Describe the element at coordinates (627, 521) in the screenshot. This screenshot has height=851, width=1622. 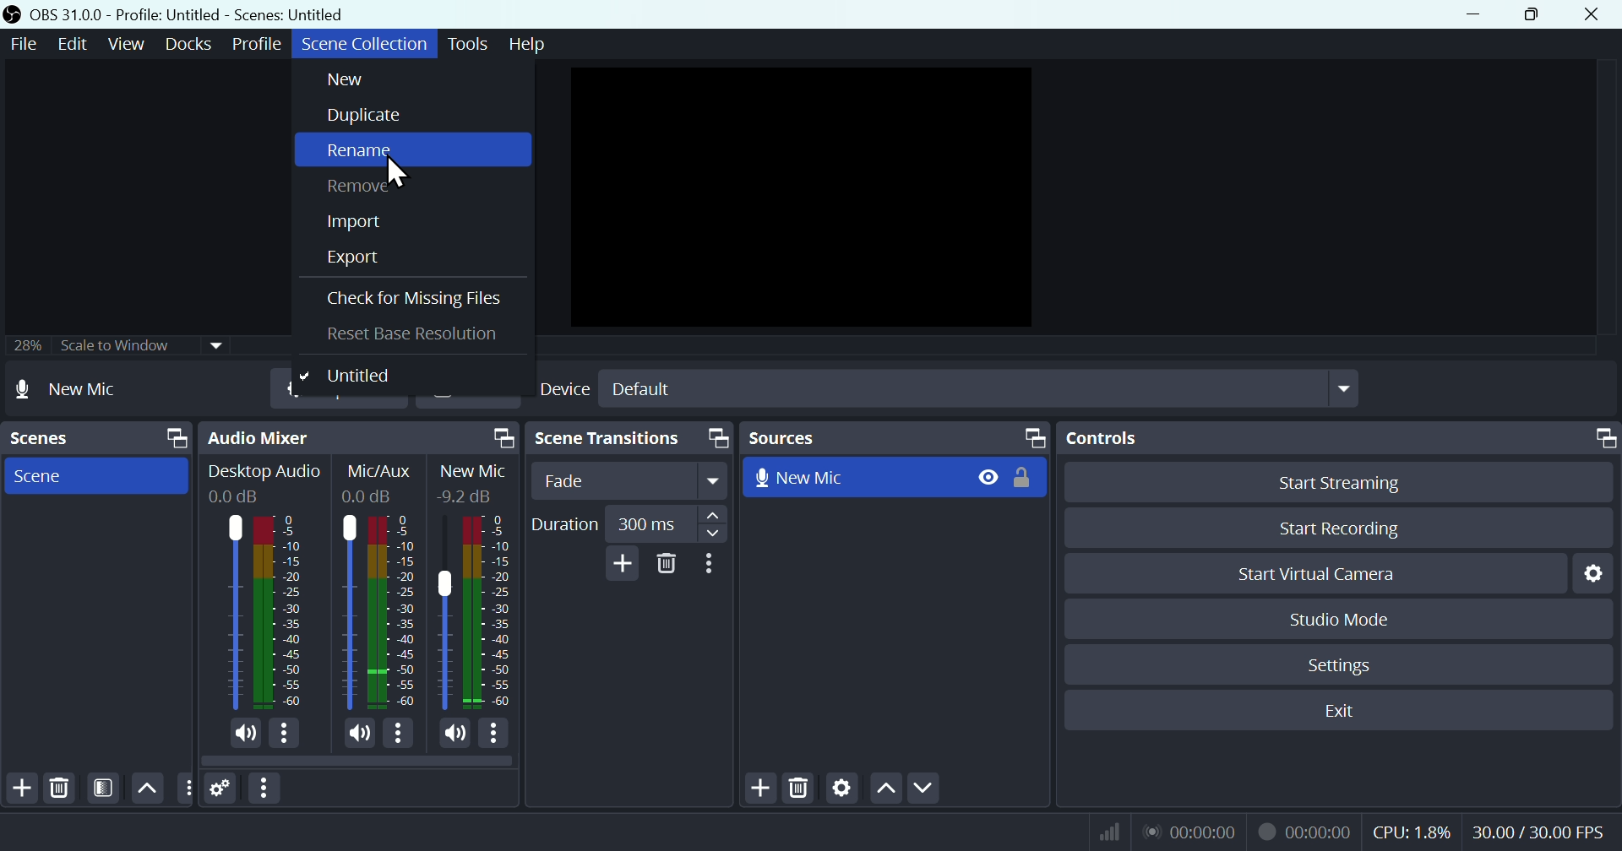
I see `Duration 300 millisecond ` at that location.